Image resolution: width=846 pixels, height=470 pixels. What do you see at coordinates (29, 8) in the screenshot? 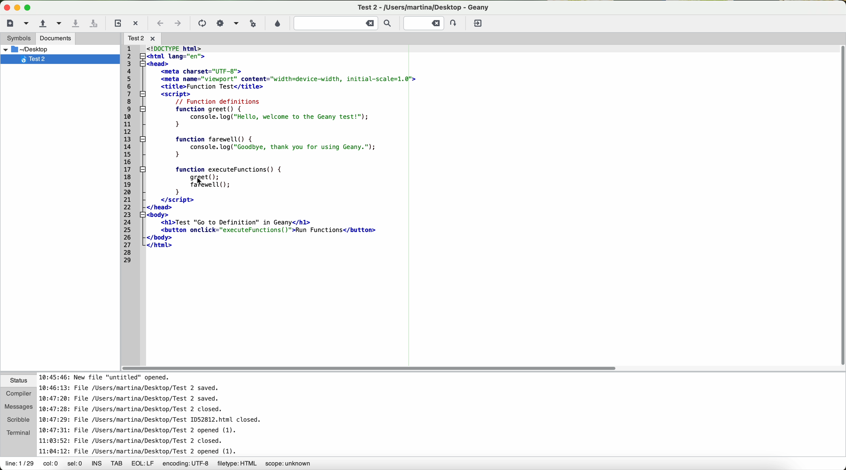
I see `maximize` at bounding box center [29, 8].